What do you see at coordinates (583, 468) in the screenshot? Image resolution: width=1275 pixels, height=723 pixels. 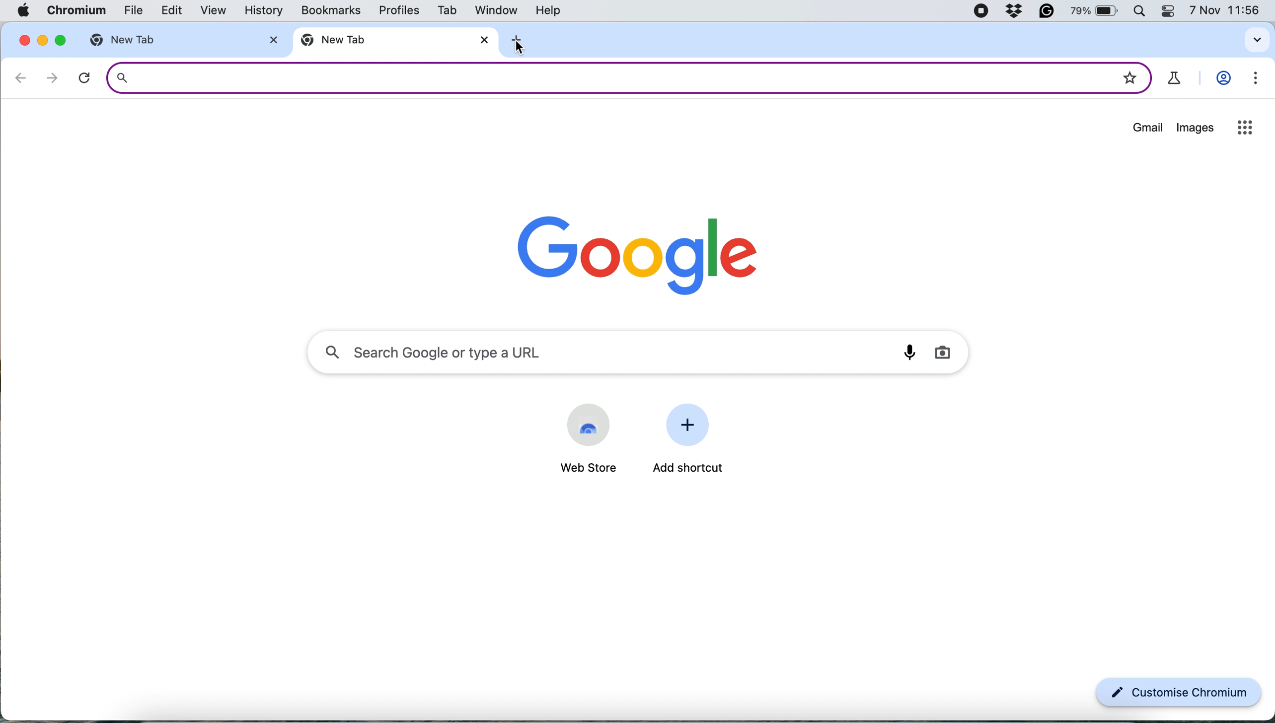 I see `web store` at bounding box center [583, 468].